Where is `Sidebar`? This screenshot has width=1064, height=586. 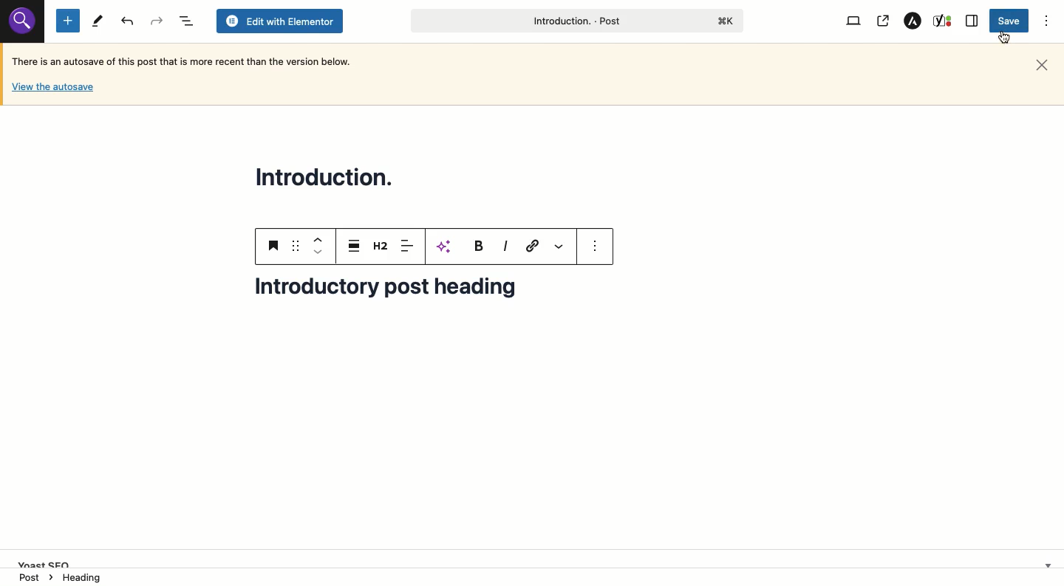 Sidebar is located at coordinates (972, 21).